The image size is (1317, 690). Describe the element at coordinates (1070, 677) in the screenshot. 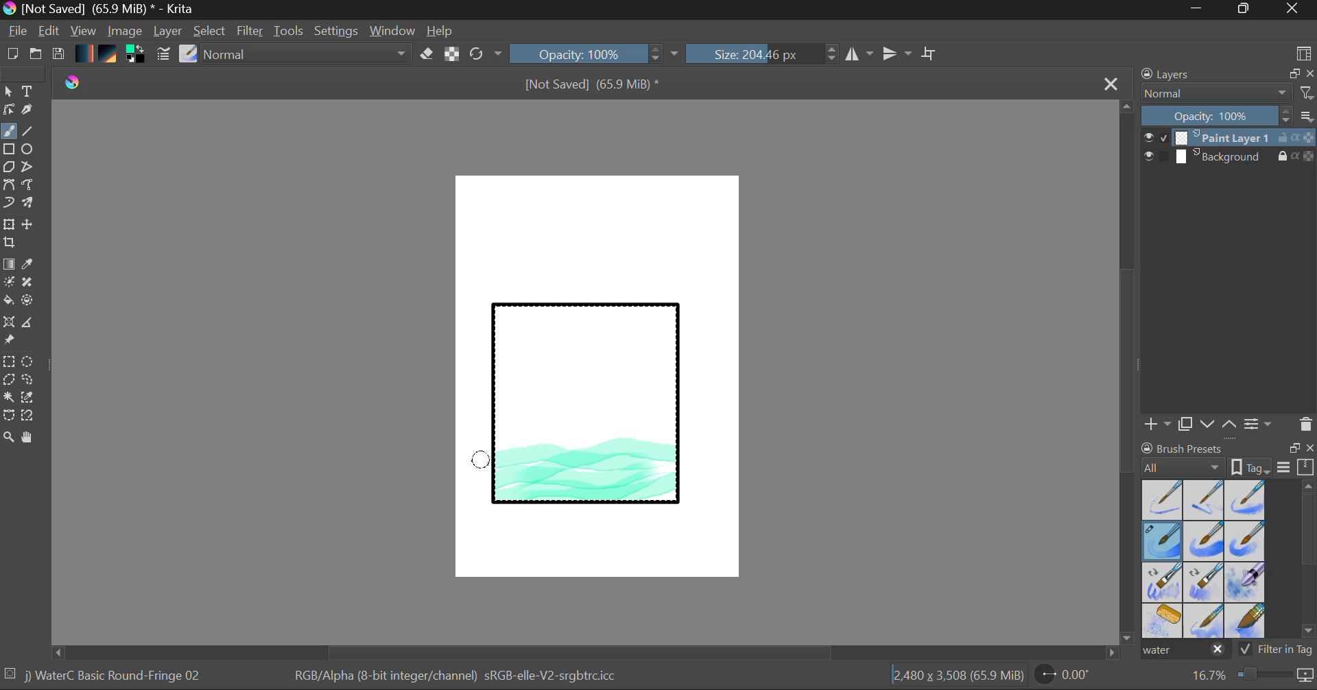

I see `Page Rotation` at that location.